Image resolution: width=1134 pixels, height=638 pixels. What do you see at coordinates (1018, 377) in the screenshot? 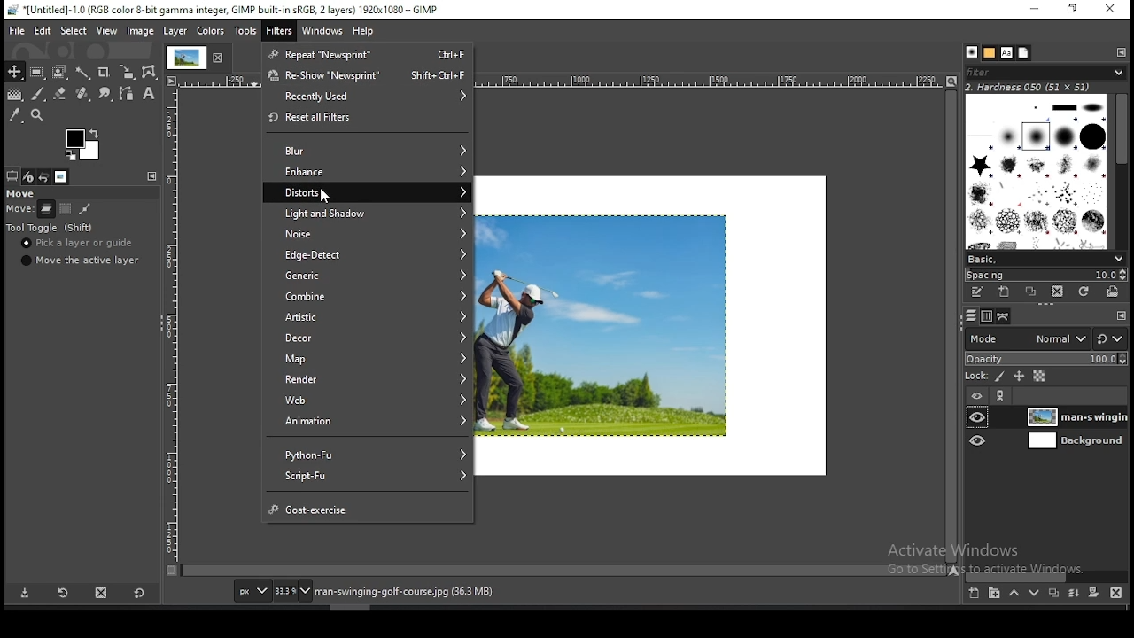
I see `lock position and size` at bounding box center [1018, 377].